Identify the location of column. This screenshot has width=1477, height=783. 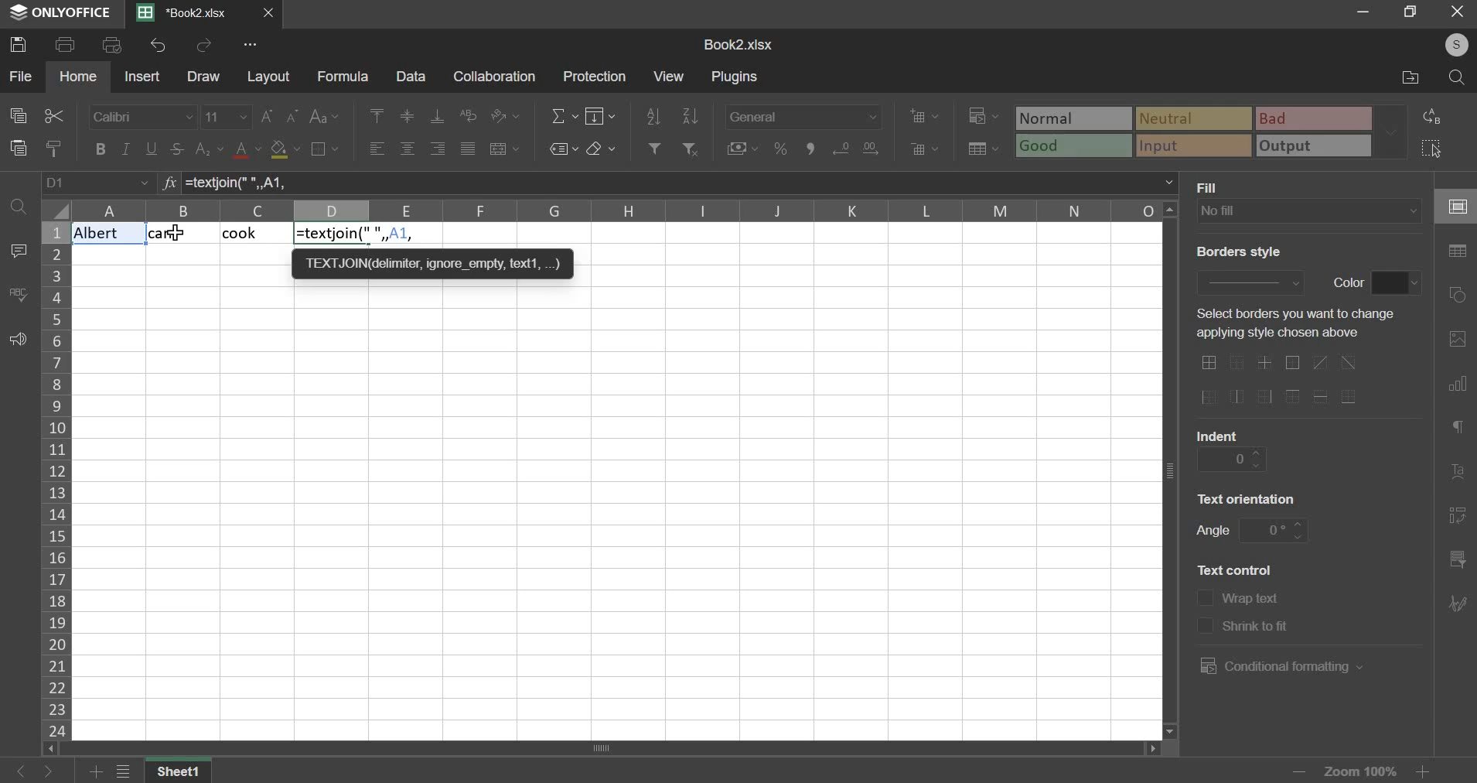
(55, 480).